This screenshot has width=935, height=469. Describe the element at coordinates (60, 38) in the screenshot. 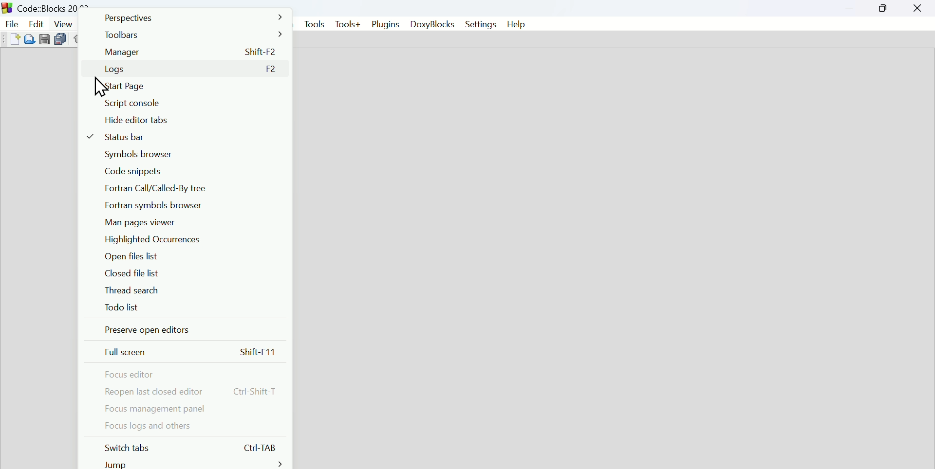

I see `Duplicate file` at that location.